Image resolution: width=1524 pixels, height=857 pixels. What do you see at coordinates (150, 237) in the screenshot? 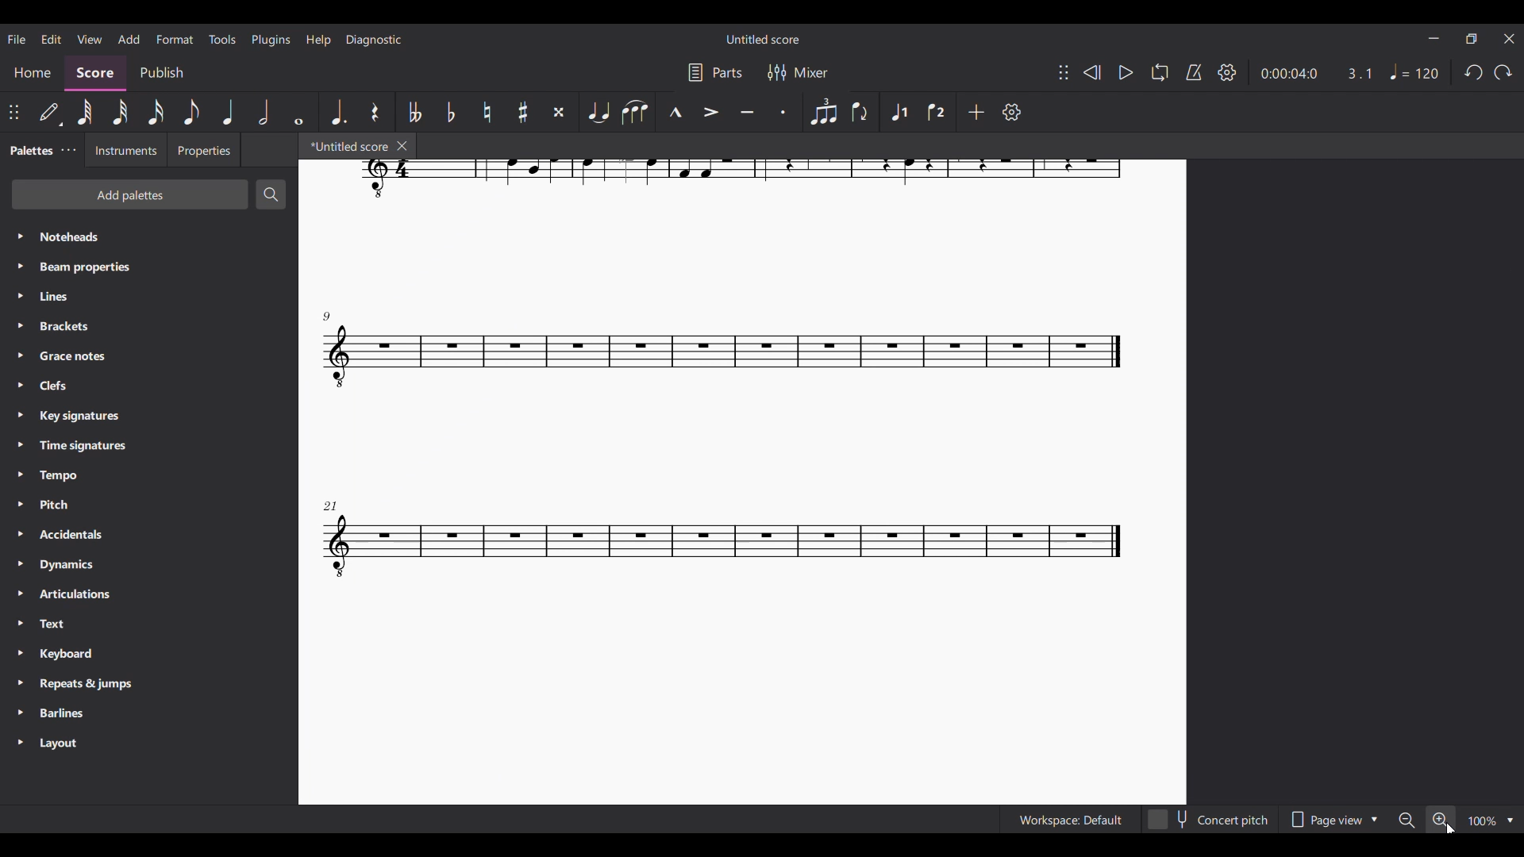
I see `Noteheads` at bounding box center [150, 237].